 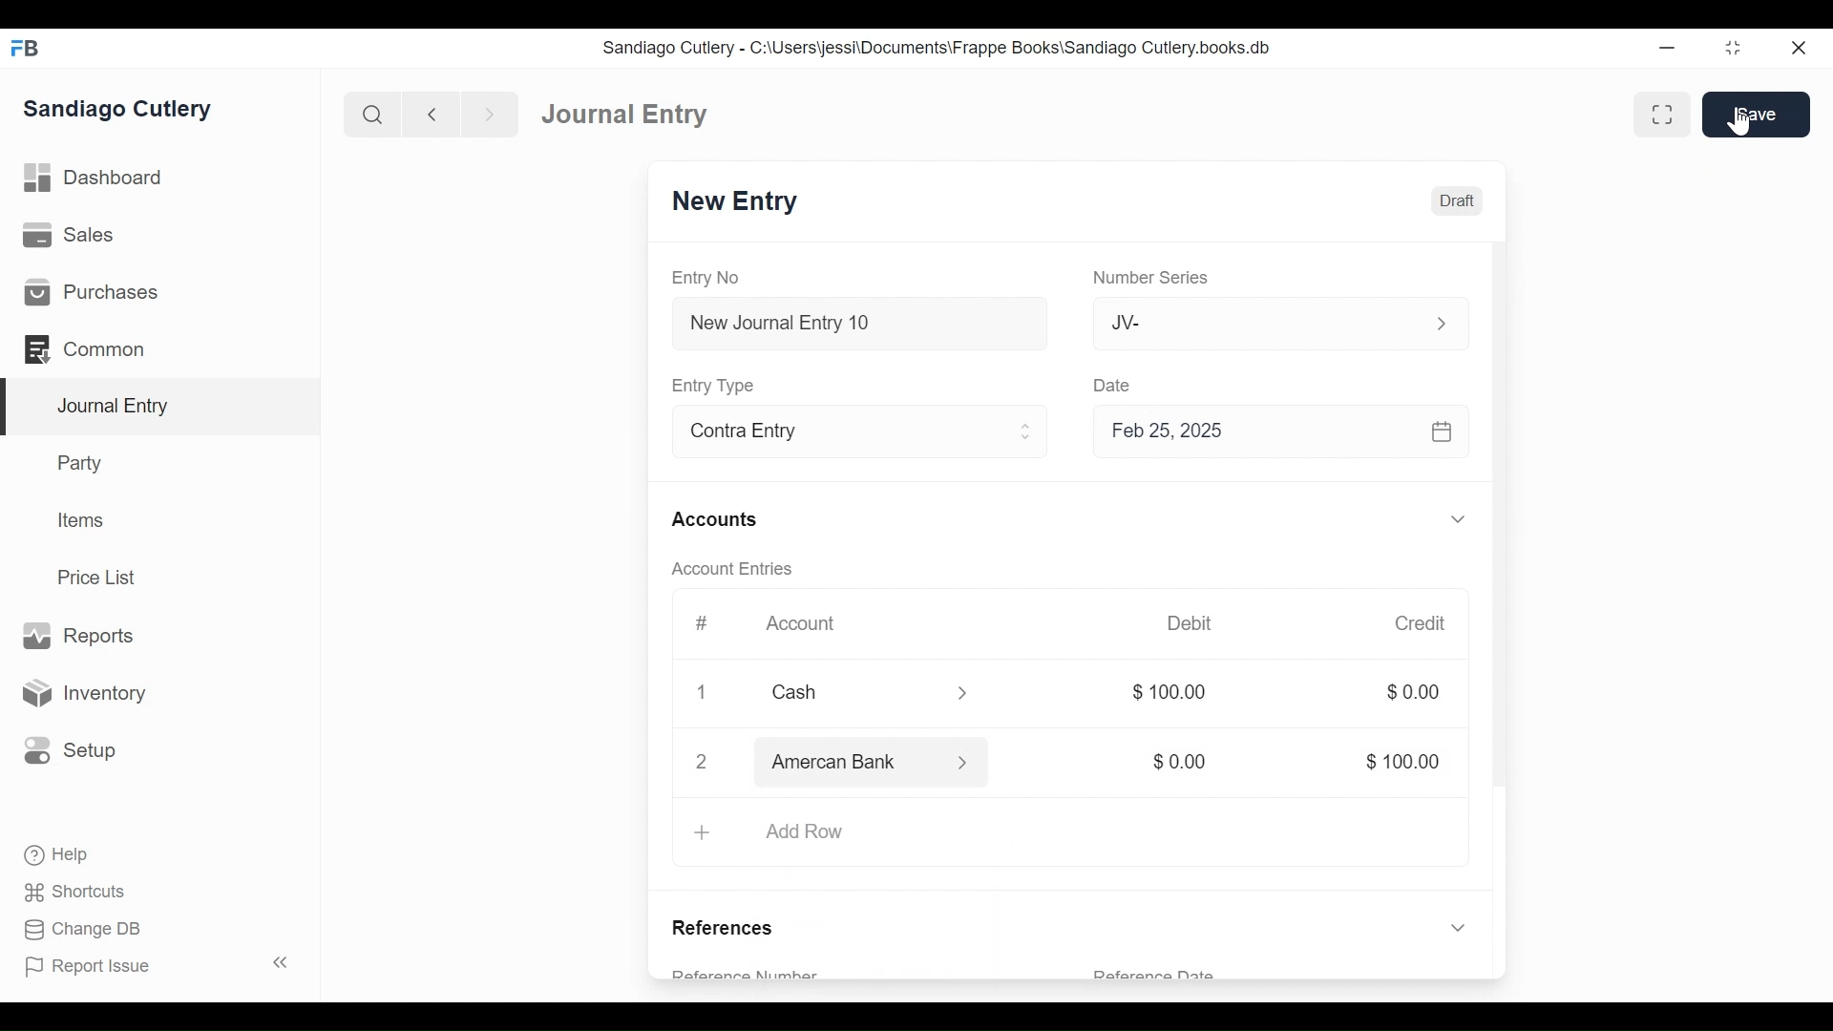 I want to click on Shortcuts, so click(x=70, y=892).